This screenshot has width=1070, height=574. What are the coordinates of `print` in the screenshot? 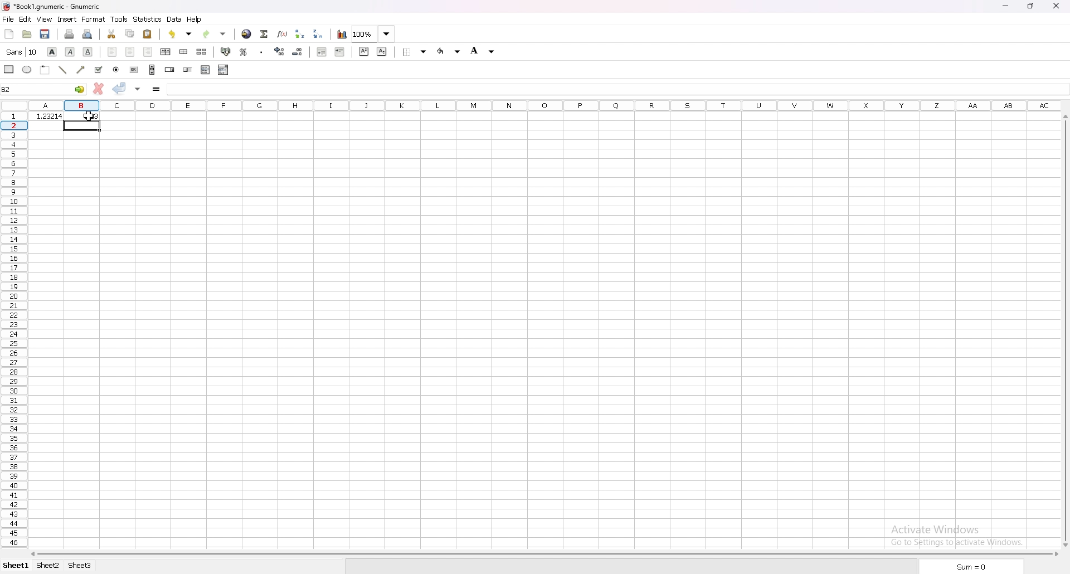 It's located at (70, 34).